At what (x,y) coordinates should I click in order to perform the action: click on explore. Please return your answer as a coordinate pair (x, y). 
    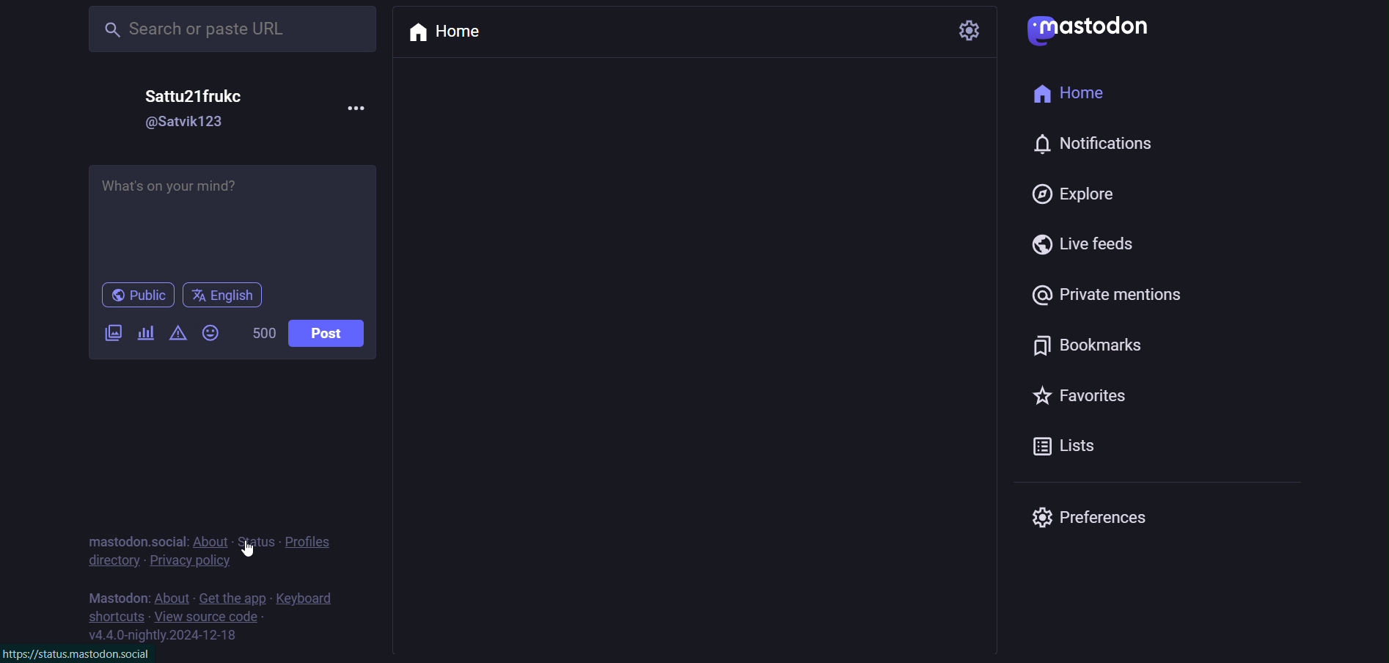
    Looking at the image, I should click on (1072, 195).